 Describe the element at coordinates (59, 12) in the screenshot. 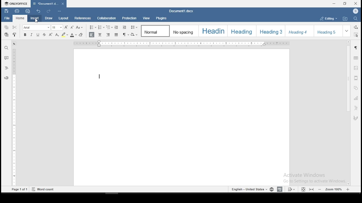

I see `customize quick toolbars` at that location.